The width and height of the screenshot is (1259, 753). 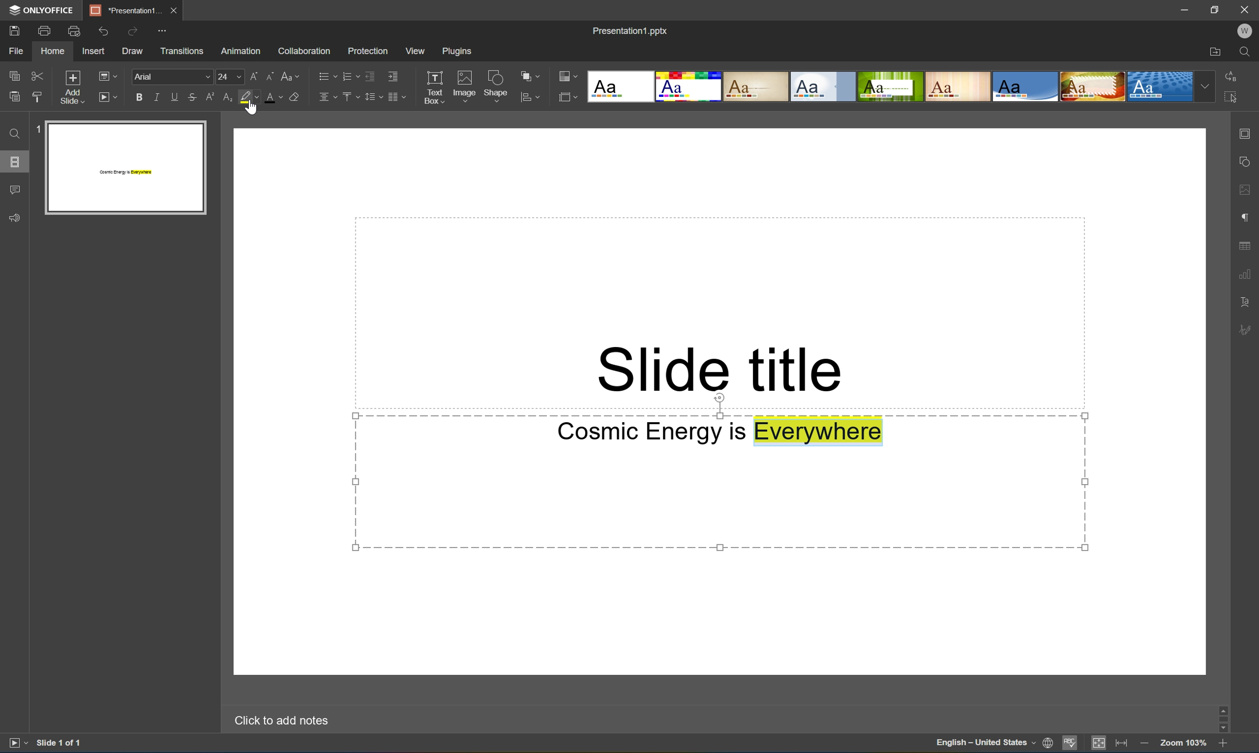 I want to click on Align shape, so click(x=531, y=99).